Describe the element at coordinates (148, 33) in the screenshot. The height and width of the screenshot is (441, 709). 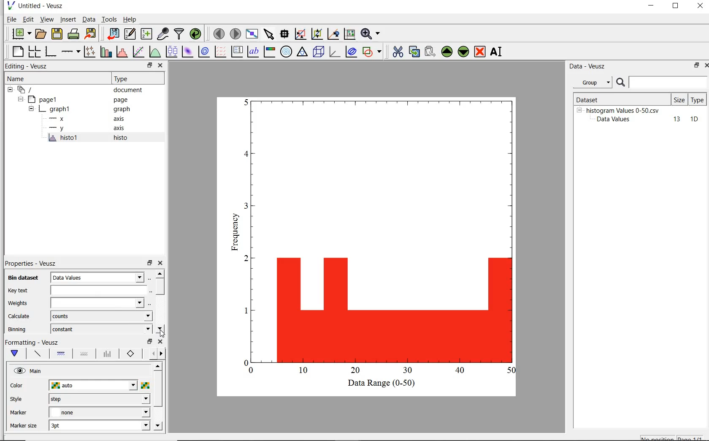
I see `create new datasets using ranges, parametrically or as functions of existing datasets` at that location.